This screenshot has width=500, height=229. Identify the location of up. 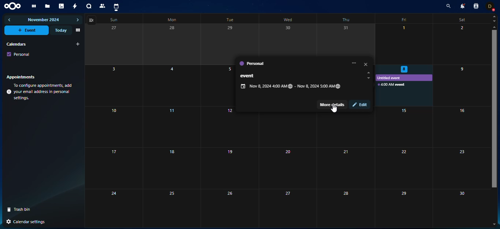
(369, 78).